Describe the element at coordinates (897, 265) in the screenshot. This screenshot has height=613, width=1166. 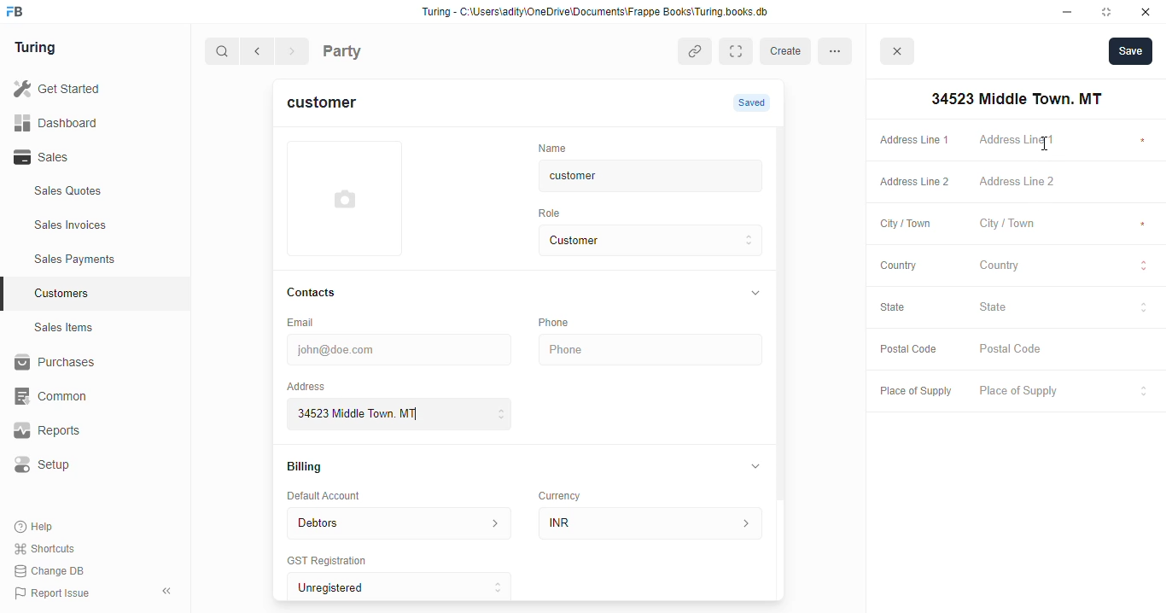
I see `Country` at that location.